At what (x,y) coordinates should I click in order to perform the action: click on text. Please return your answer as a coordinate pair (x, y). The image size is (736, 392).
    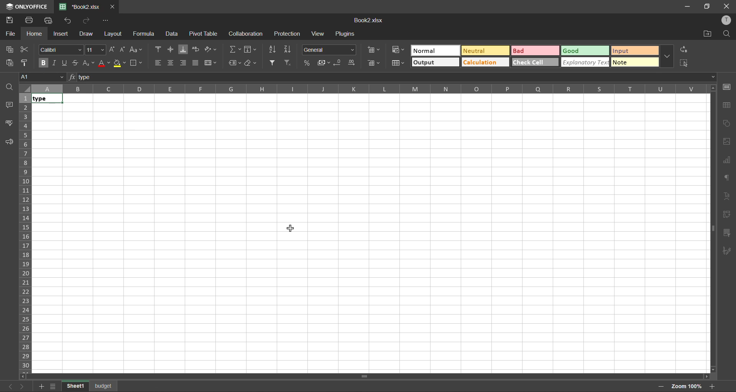
    Looking at the image, I should click on (726, 196).